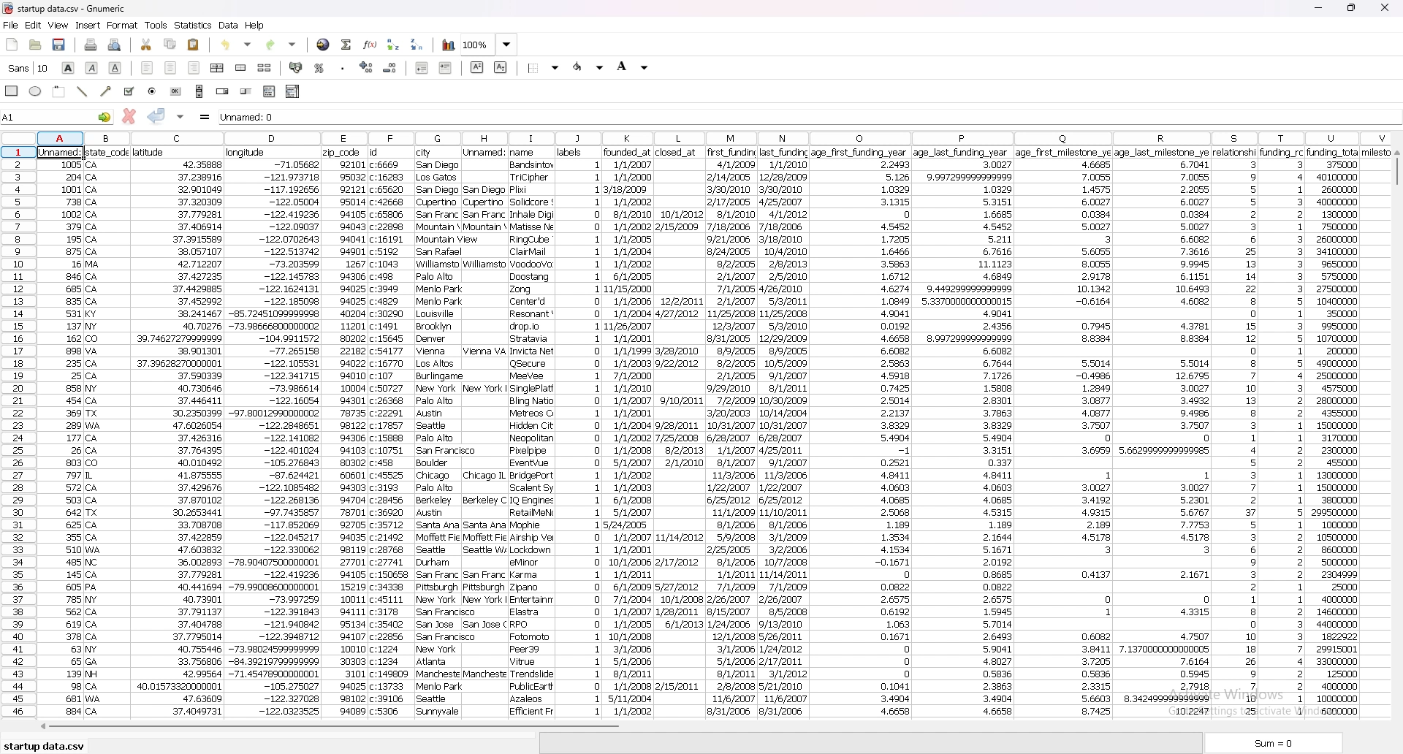 This screenshot has height=754, width=1403. What do you see at coordinates (194, 45) in the screenshot?
I see `paste` at bounding box center [194, 45].